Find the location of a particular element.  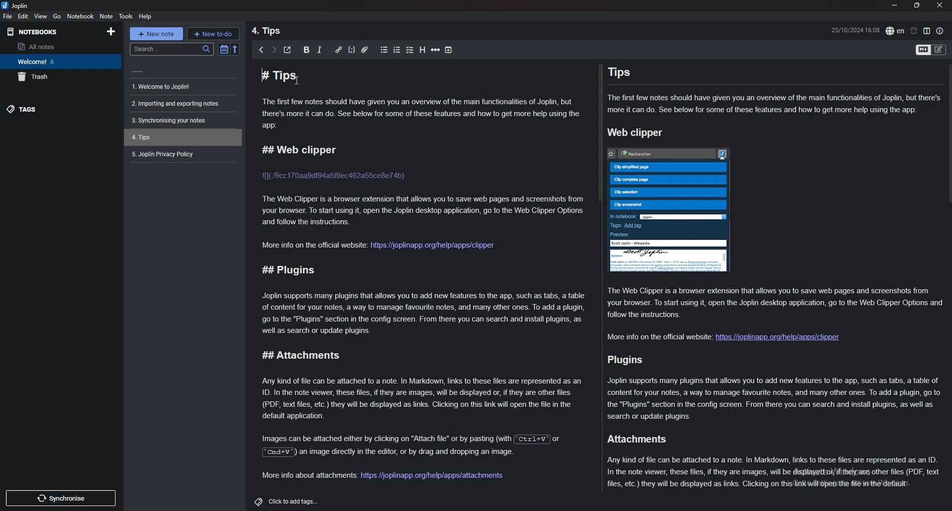

Preview is located at coordinates (622, 236).